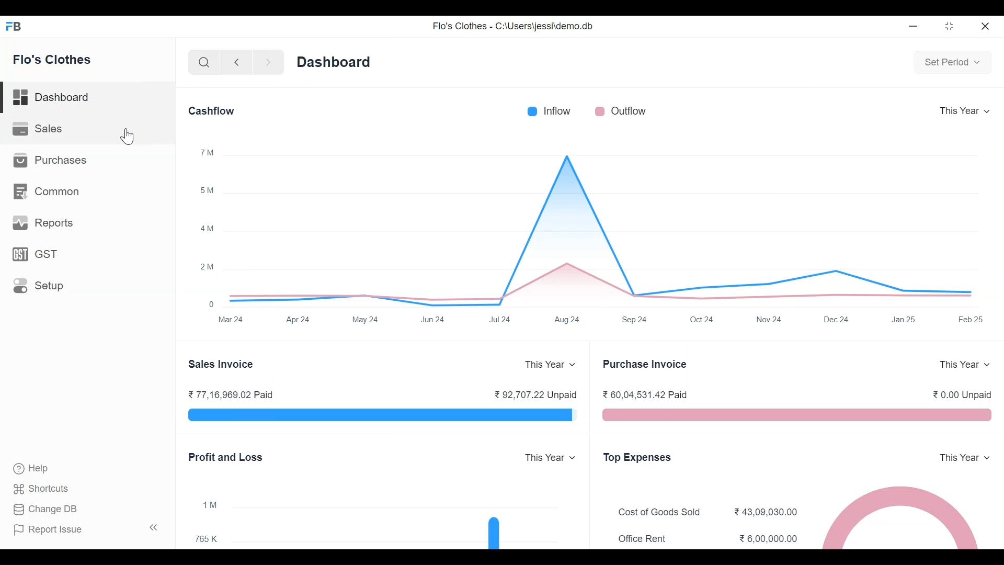 This screenshot has height=565, width=1004. Describe the element at coordinates (964, 394) in the screenshot. I see `0.00 Unpaid` at that location.